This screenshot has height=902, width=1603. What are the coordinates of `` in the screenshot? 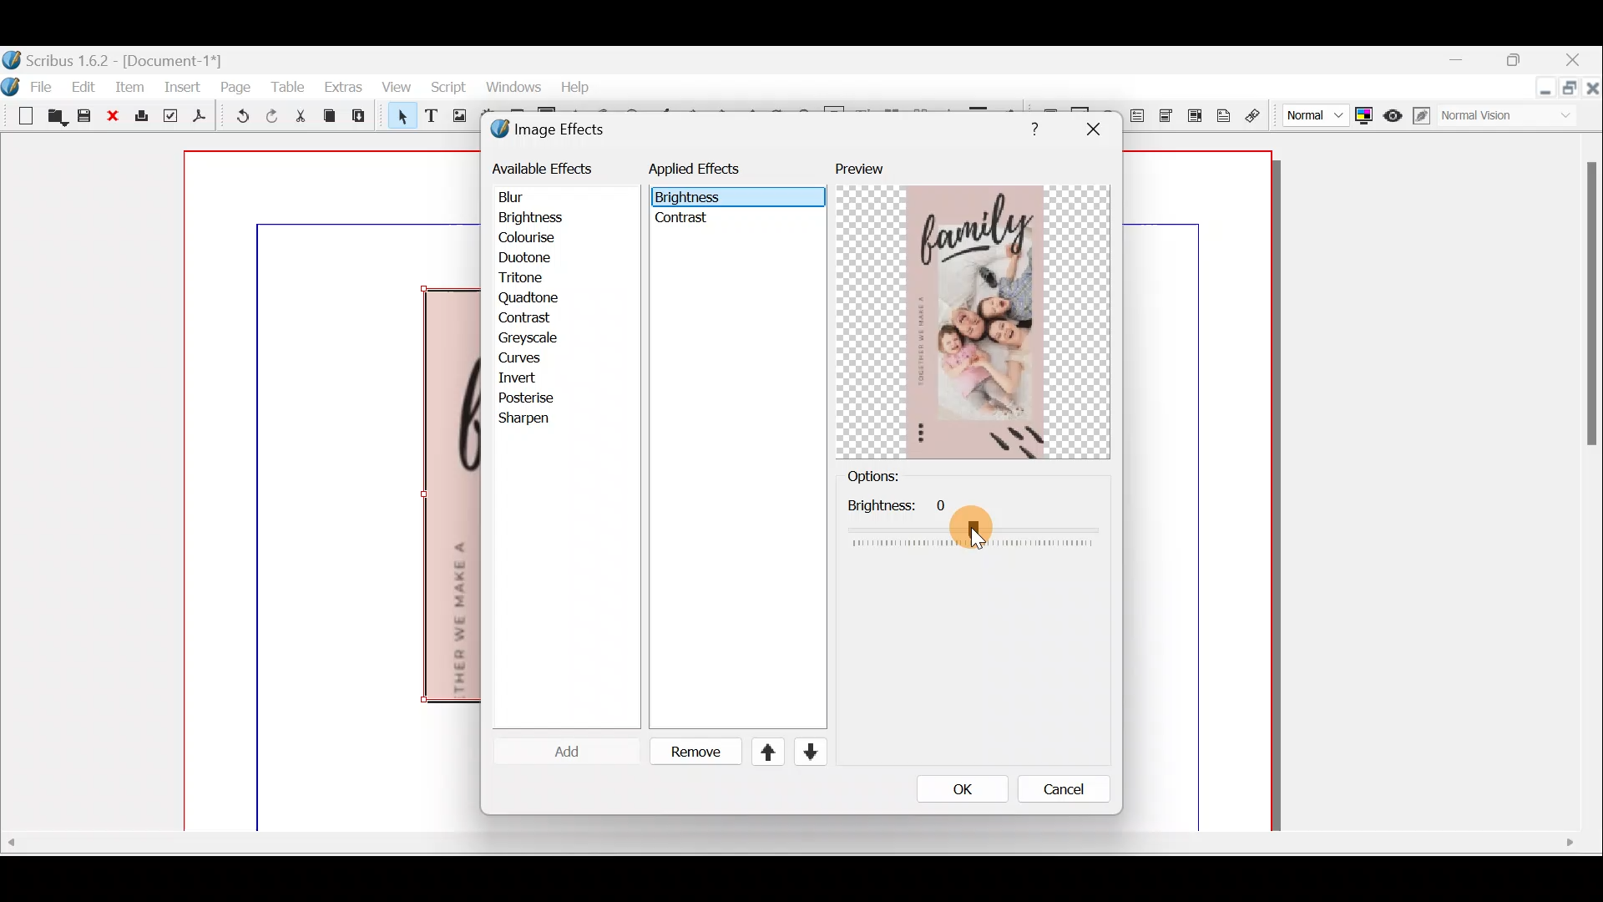 It's located at (973, 522).